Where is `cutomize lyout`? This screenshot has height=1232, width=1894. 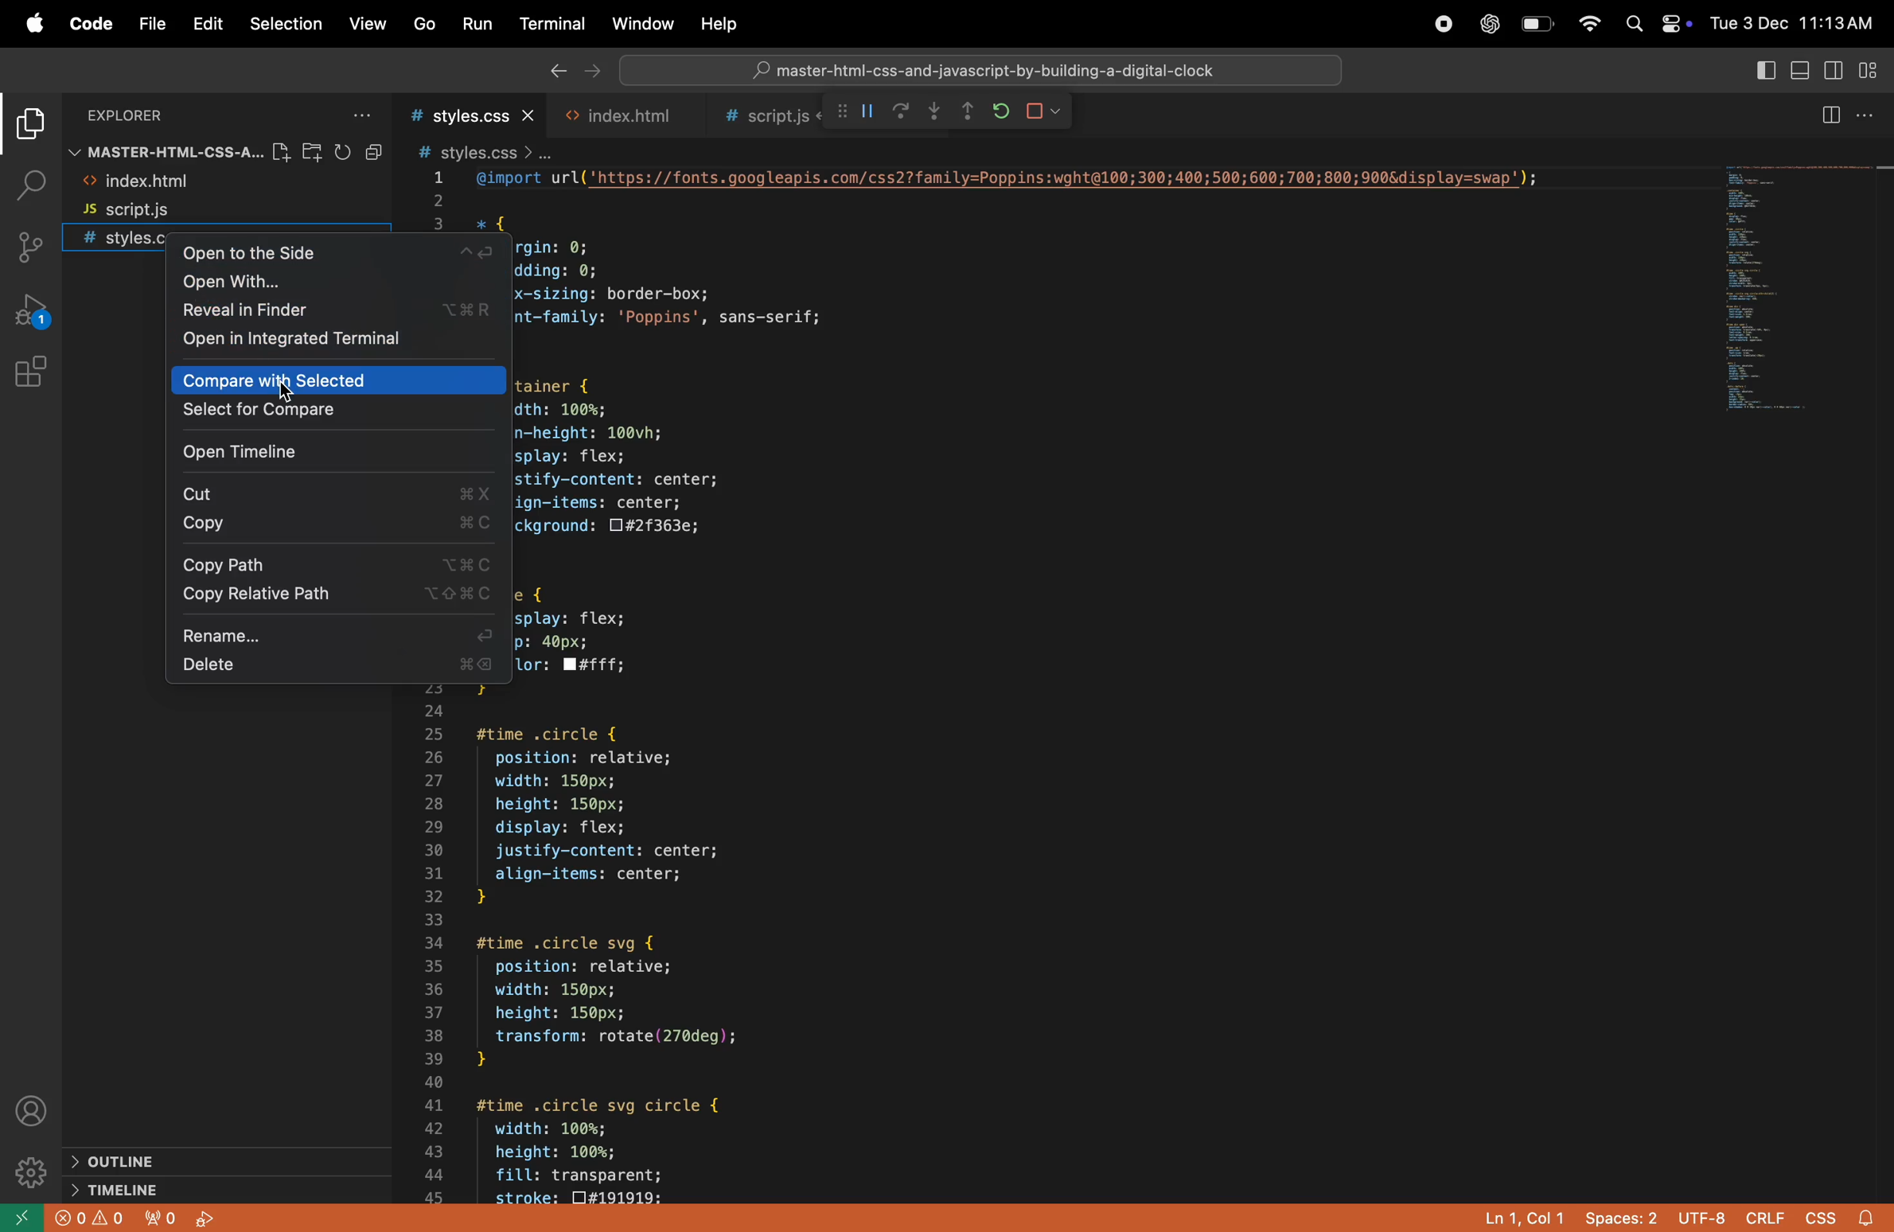
cutomize lyout is located at coordinates (1873, 68).